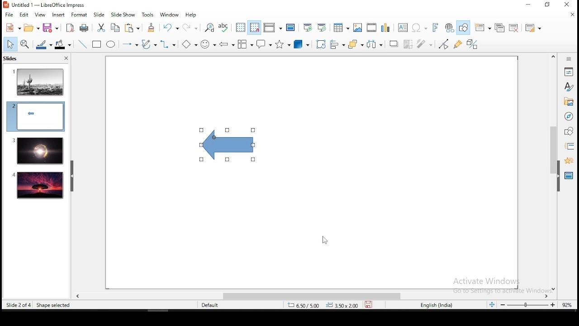 This screenshot has width=579, height=326. What do you see at coordinates (133, 28) in the screenshot?
I see `paste` at bounding box center [133, 28].